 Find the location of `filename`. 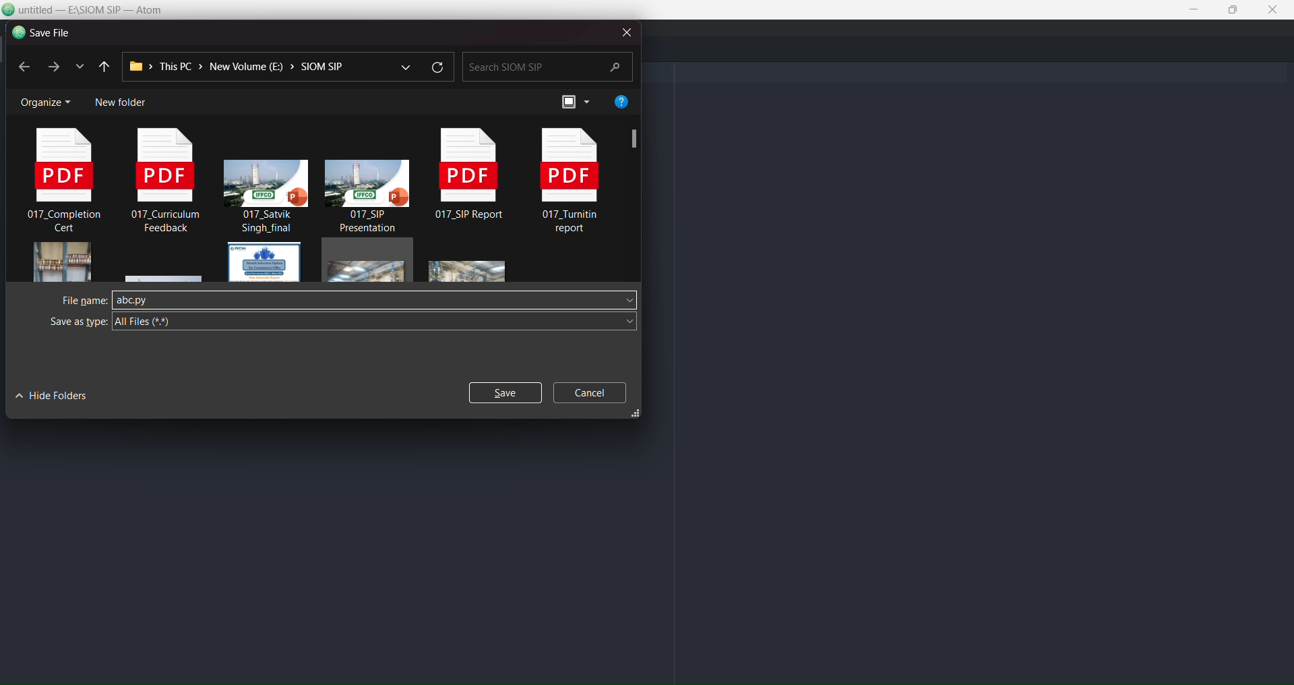

filename is located at coordinates (79, 301).